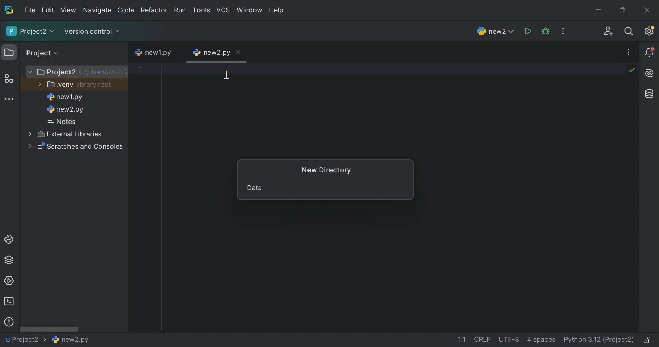 This screenshot has width=659, height=347. I want to click on Make file read-only, so click(649, 340).